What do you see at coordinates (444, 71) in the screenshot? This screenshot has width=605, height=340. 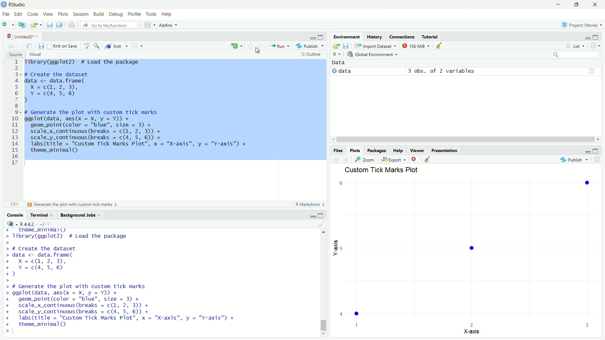 I see `3 obs. of 2 variables` at bounding box center [444, 71].